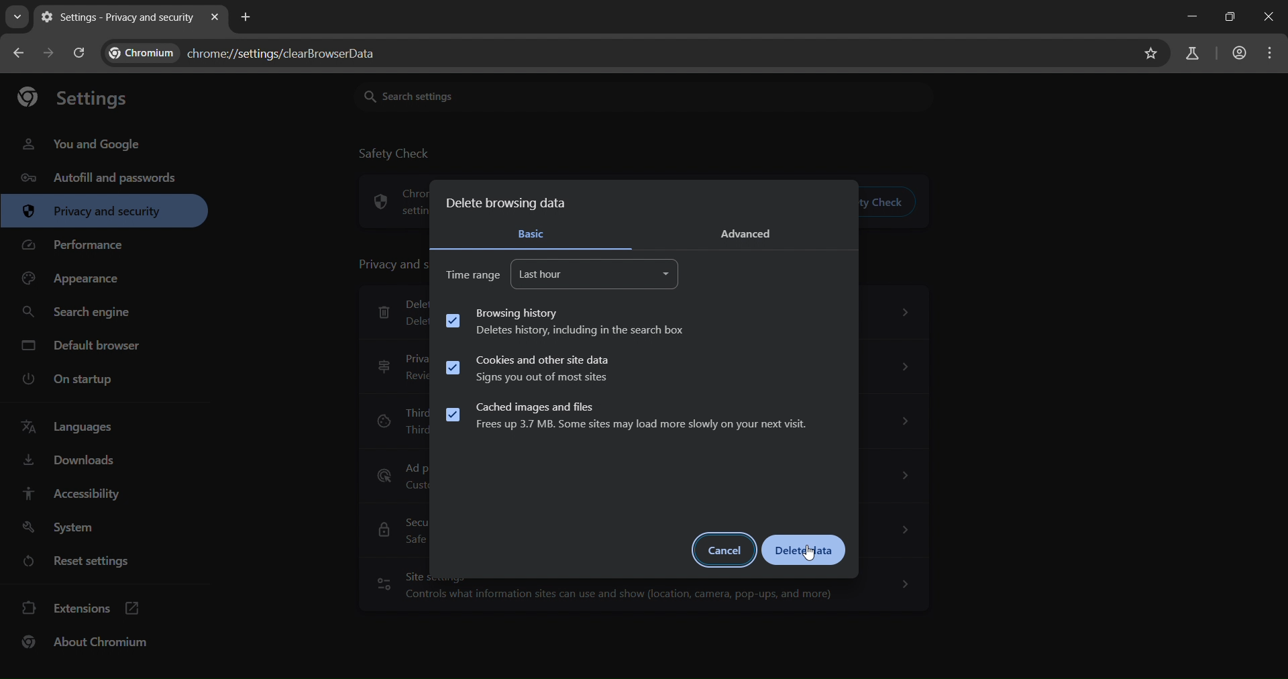  Describe the element at coordinates (566, 321) in the screenshot. I see `Browsing History Deletes history, including in the search box` at that location.